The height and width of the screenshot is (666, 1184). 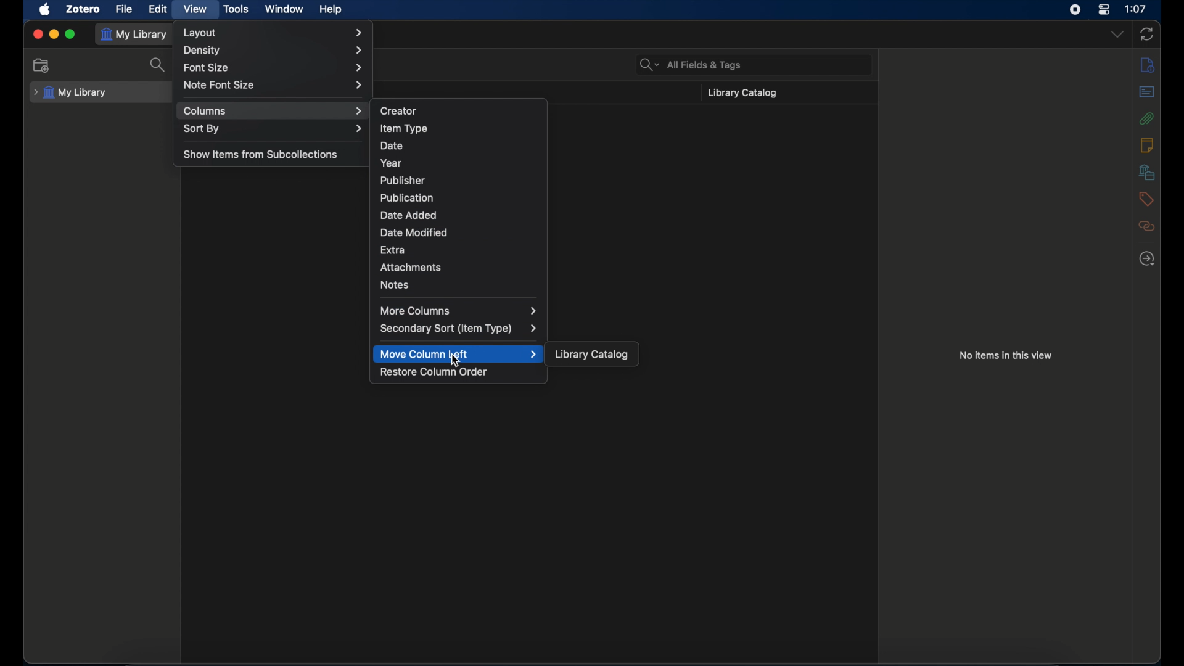 What do you see at coordinates (332, 10) in the screenshot?
I see `help` at bounding box center [332, 10].